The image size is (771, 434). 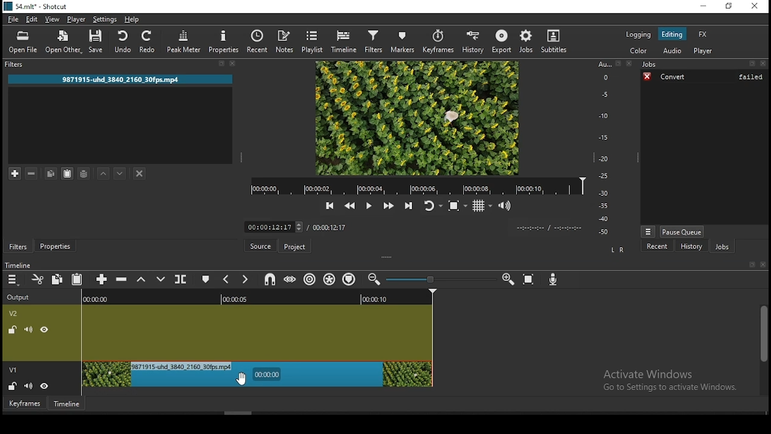 What do you see at coordinates (432, 207) in the screenshot?
I see `toggle player looping` at bounding box center [432, 207].